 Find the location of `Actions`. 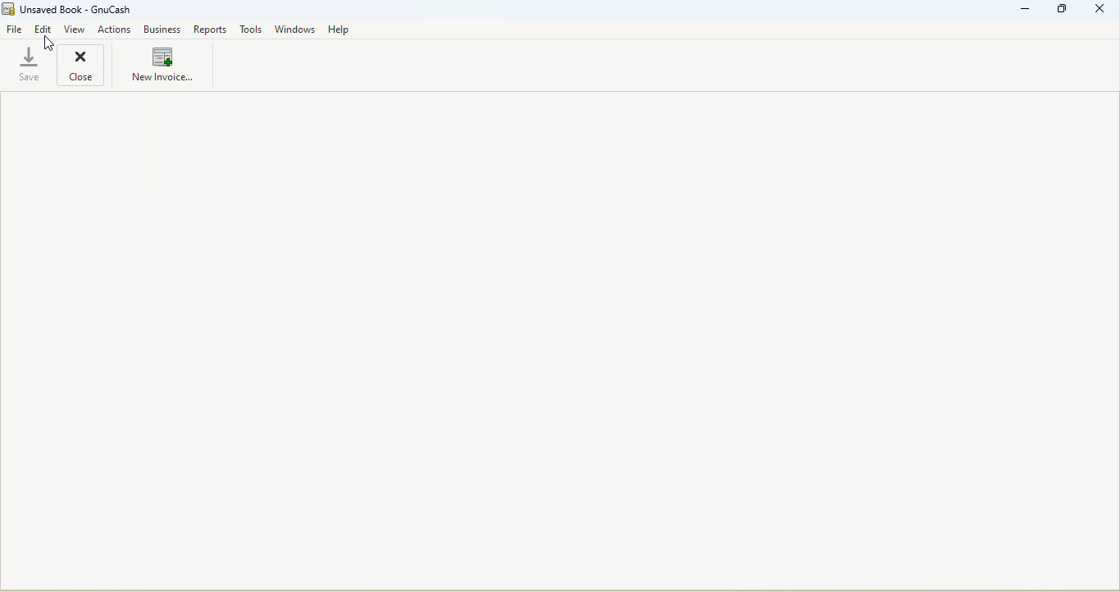

Actions is located at coordinates (116, 30).